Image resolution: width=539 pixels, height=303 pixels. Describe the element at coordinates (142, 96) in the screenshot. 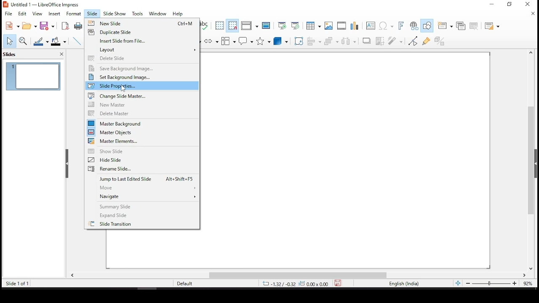

I see ` change slide master` at that location.